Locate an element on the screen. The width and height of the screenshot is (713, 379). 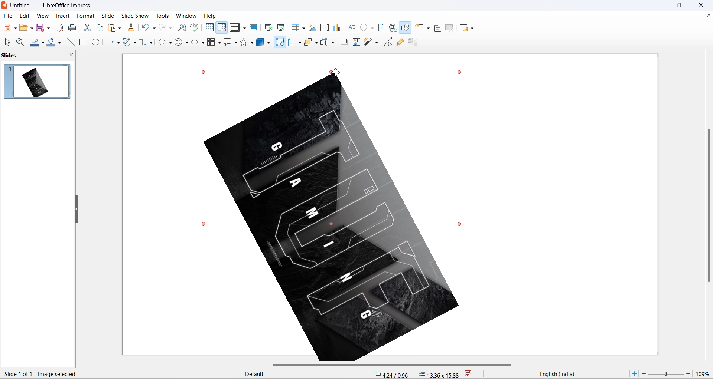
redo options is located at coordinates (171, 29).